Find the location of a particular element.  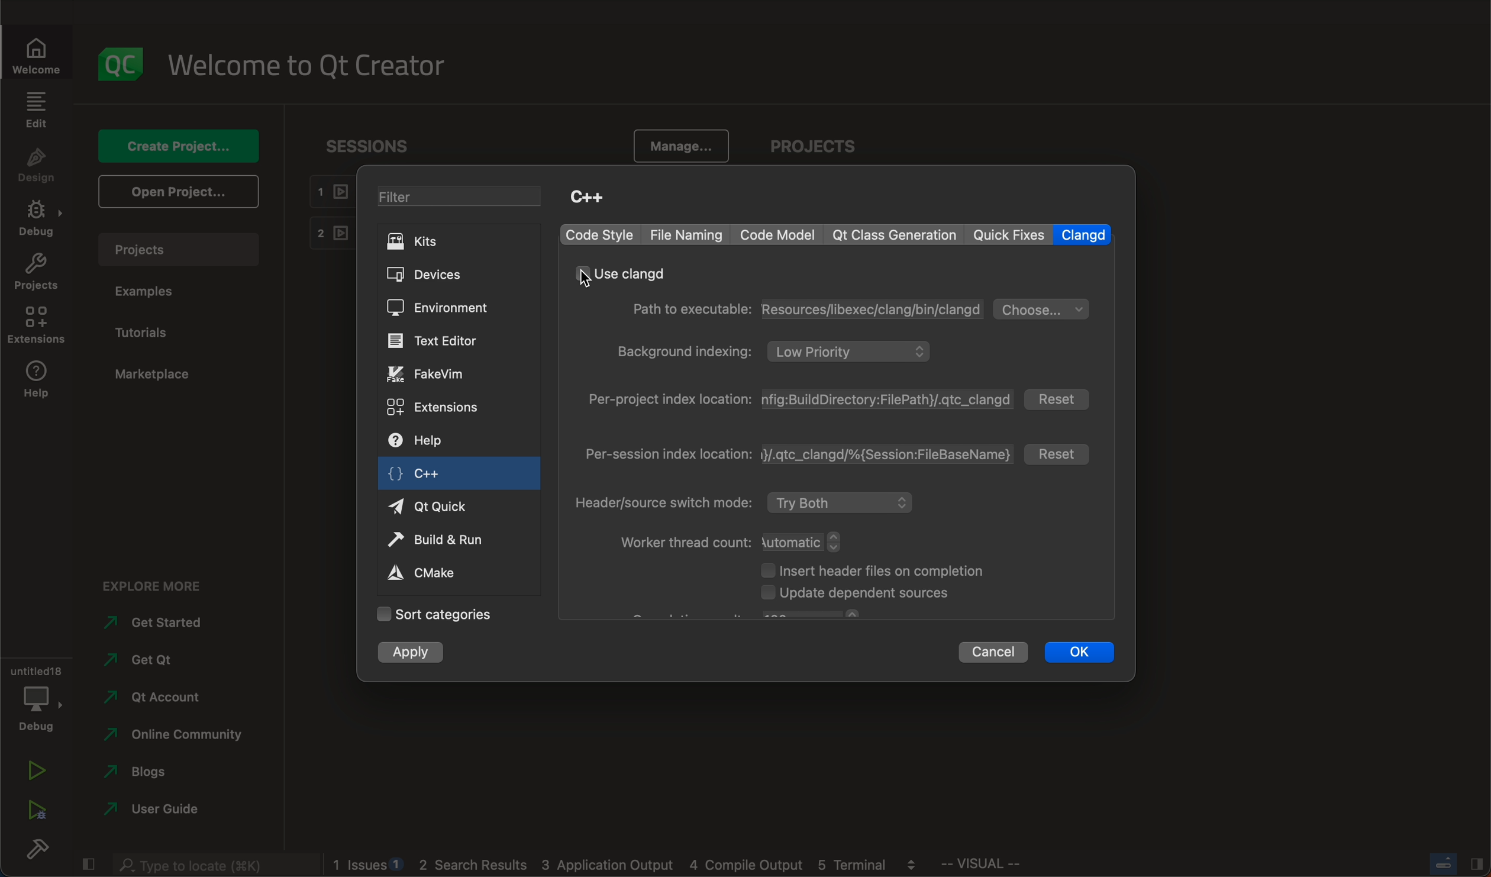

use clangd is located at coordinates (623, 275).